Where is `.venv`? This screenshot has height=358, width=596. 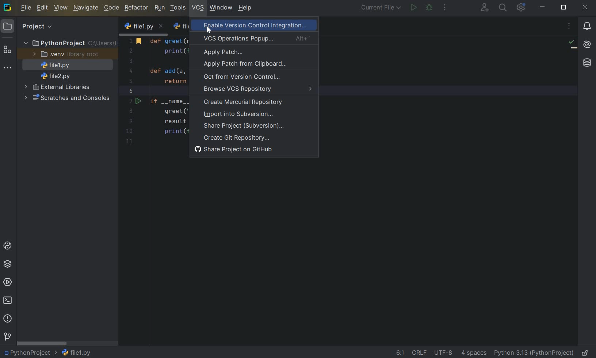
.venv is located at coordinates (65, 54).